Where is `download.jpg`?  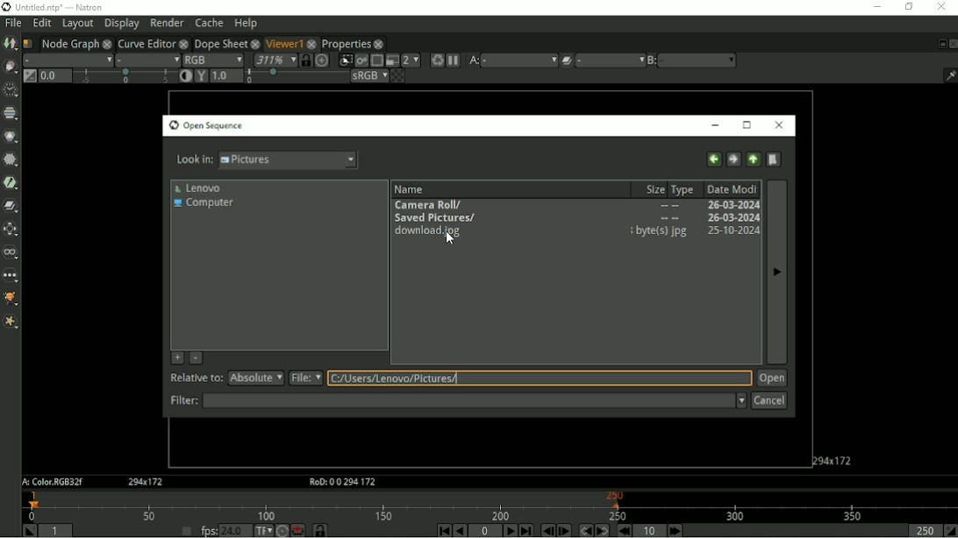 download.jpg is located at coordinates (576, 231).